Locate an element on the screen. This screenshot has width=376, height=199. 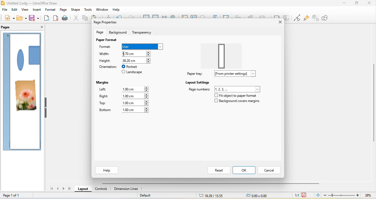
ok is located at coordinates (246, 170).